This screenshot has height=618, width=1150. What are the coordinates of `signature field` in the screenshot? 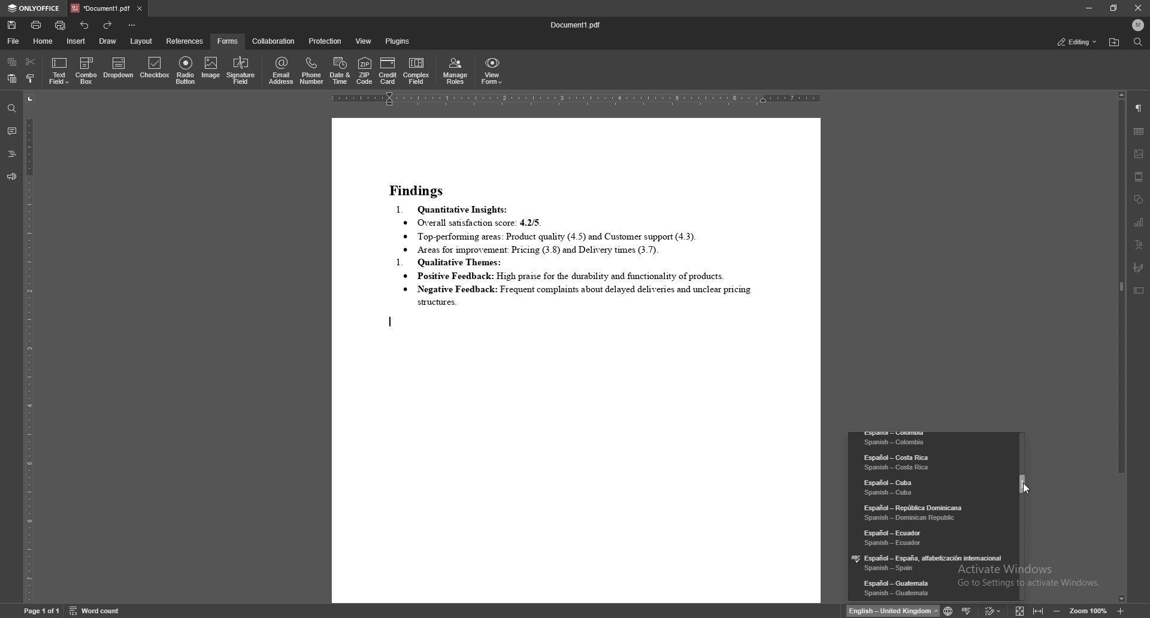 It's located at (1138, 266).